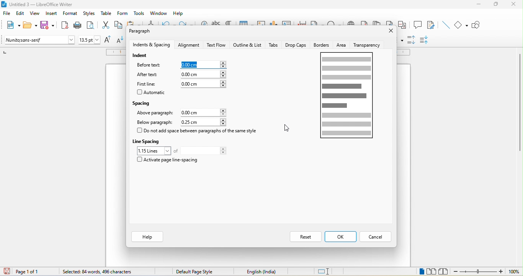  What do you see at coordinates (122, 13) in the screenshot?
I see `form` at bounding box center [122, 13].